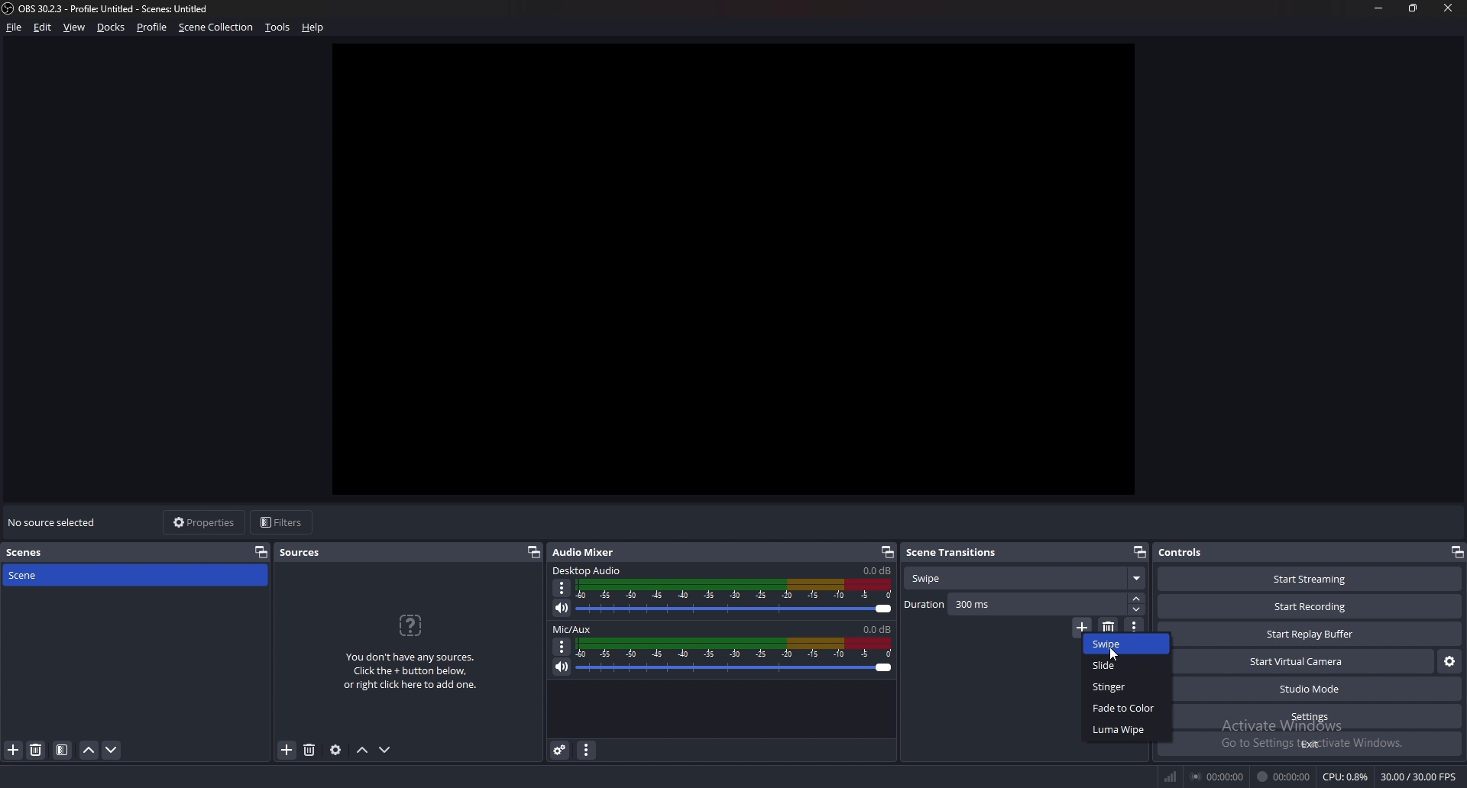 This screenshot has width=1467, height=788. What do you see at coordinates (560, 750) in the screenshot?
I see `advanced audio properties` at bounding box center [560, 750].